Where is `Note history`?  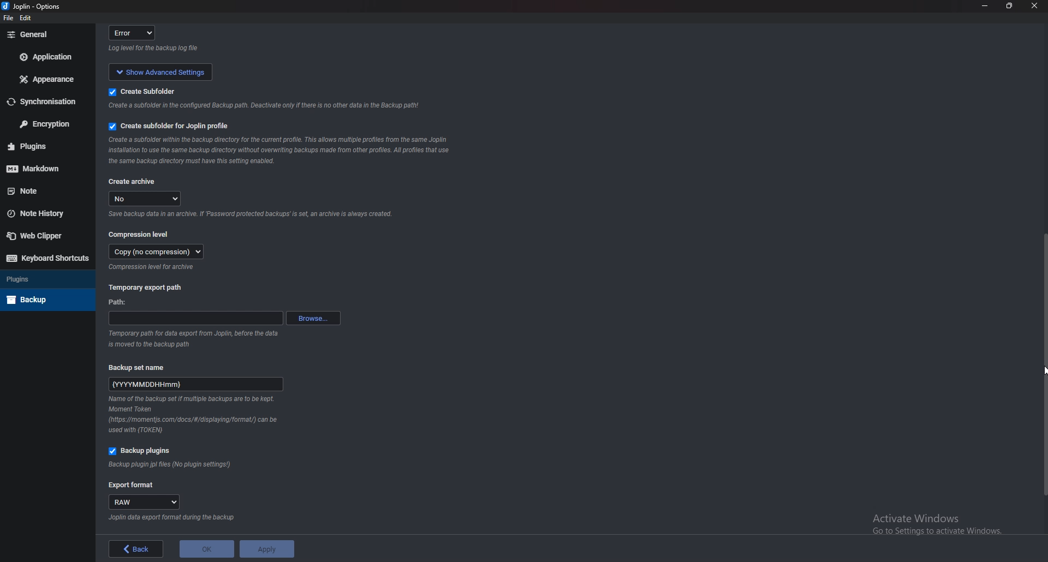
Note history is located at coordinates (43, 213).